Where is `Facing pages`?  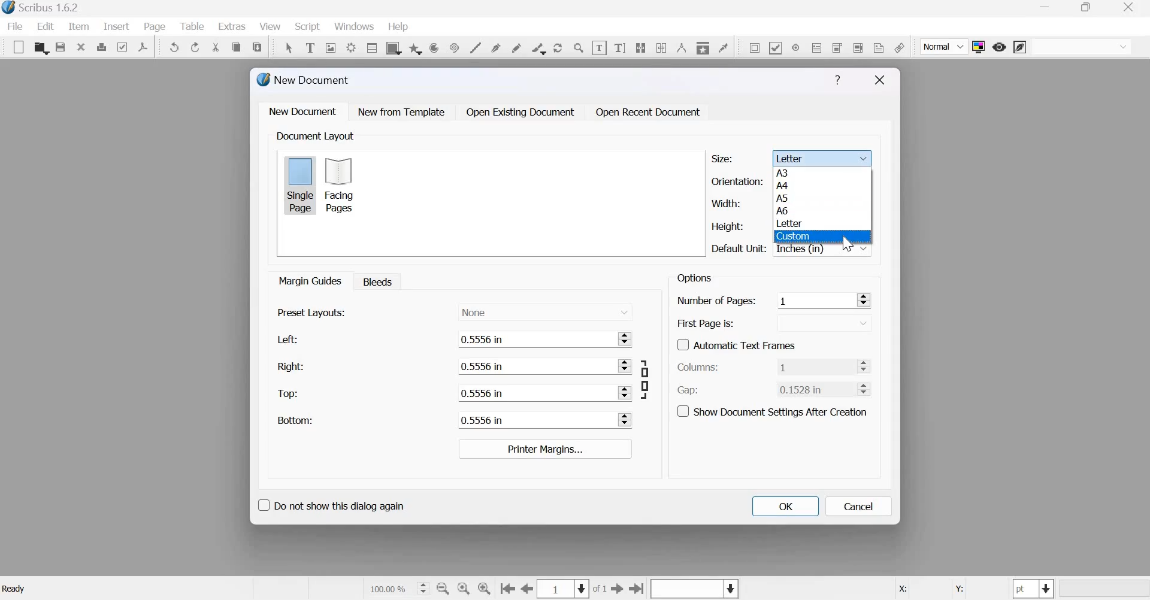 Facing pages is located at coordinates (343, 185).